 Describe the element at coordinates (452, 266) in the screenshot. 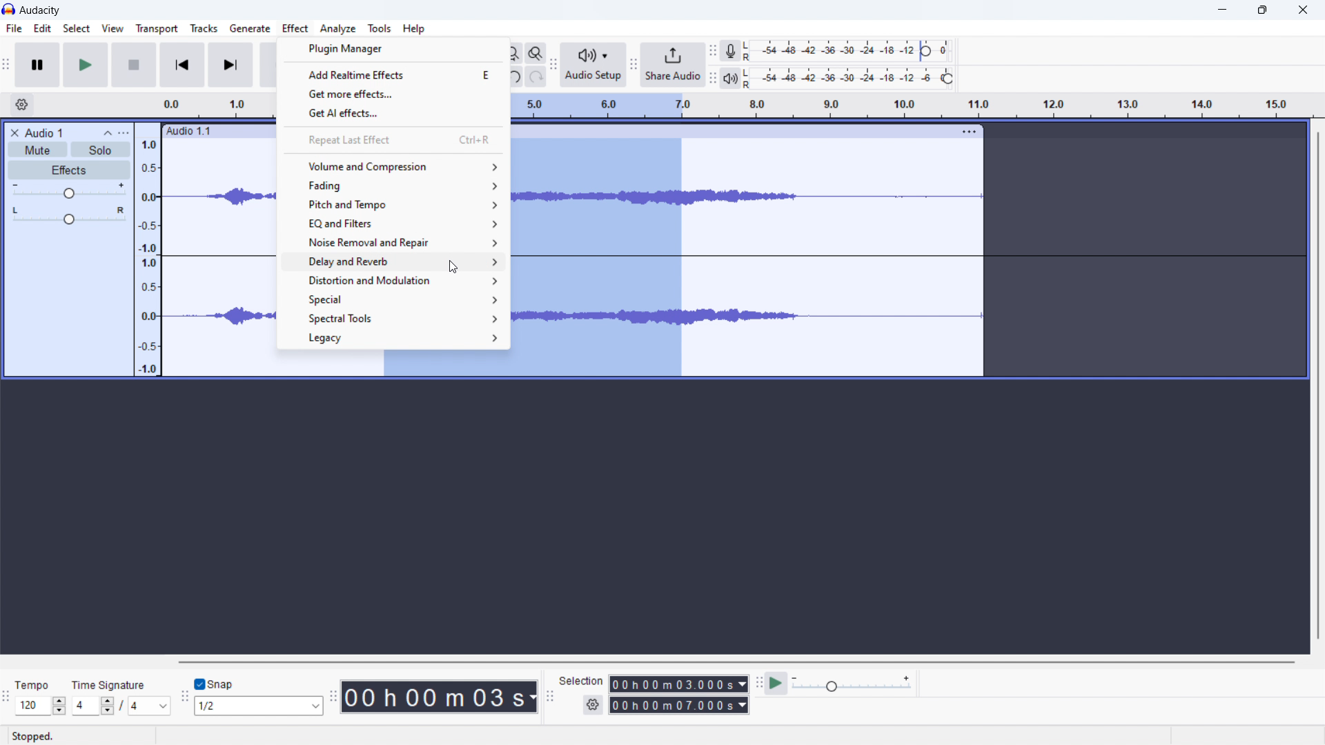

I see `cursor` at that location.